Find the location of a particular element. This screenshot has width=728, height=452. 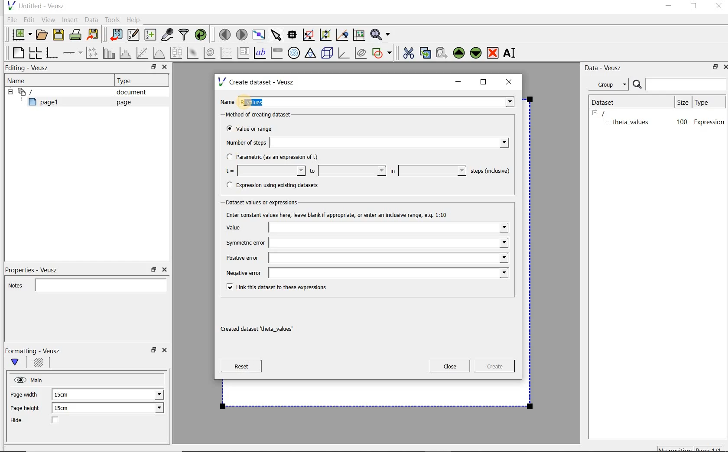

/document name is located at coordinates (611, 113).